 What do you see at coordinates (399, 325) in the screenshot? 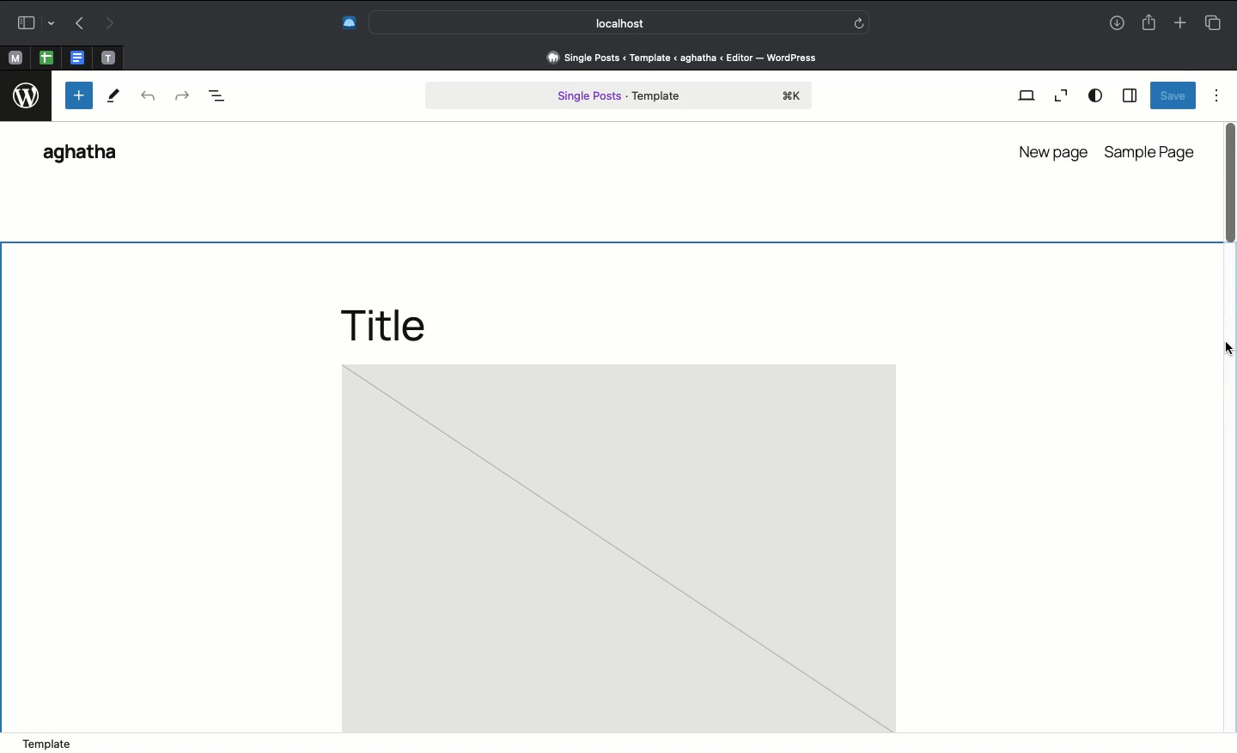
I see `Title` at bounding box center [399, 325].